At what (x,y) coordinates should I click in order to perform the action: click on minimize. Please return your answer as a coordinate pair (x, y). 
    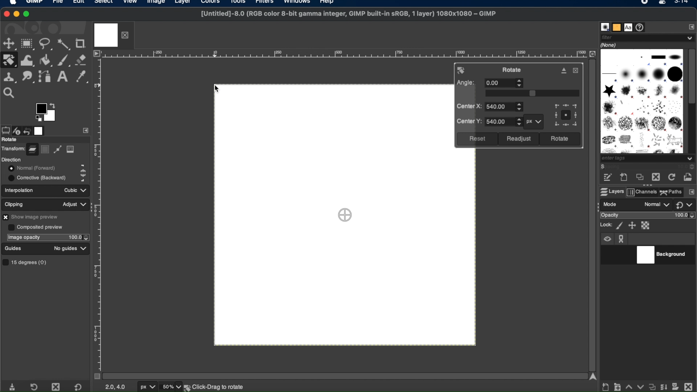
    Looking at the image, I should click on (17, 15).